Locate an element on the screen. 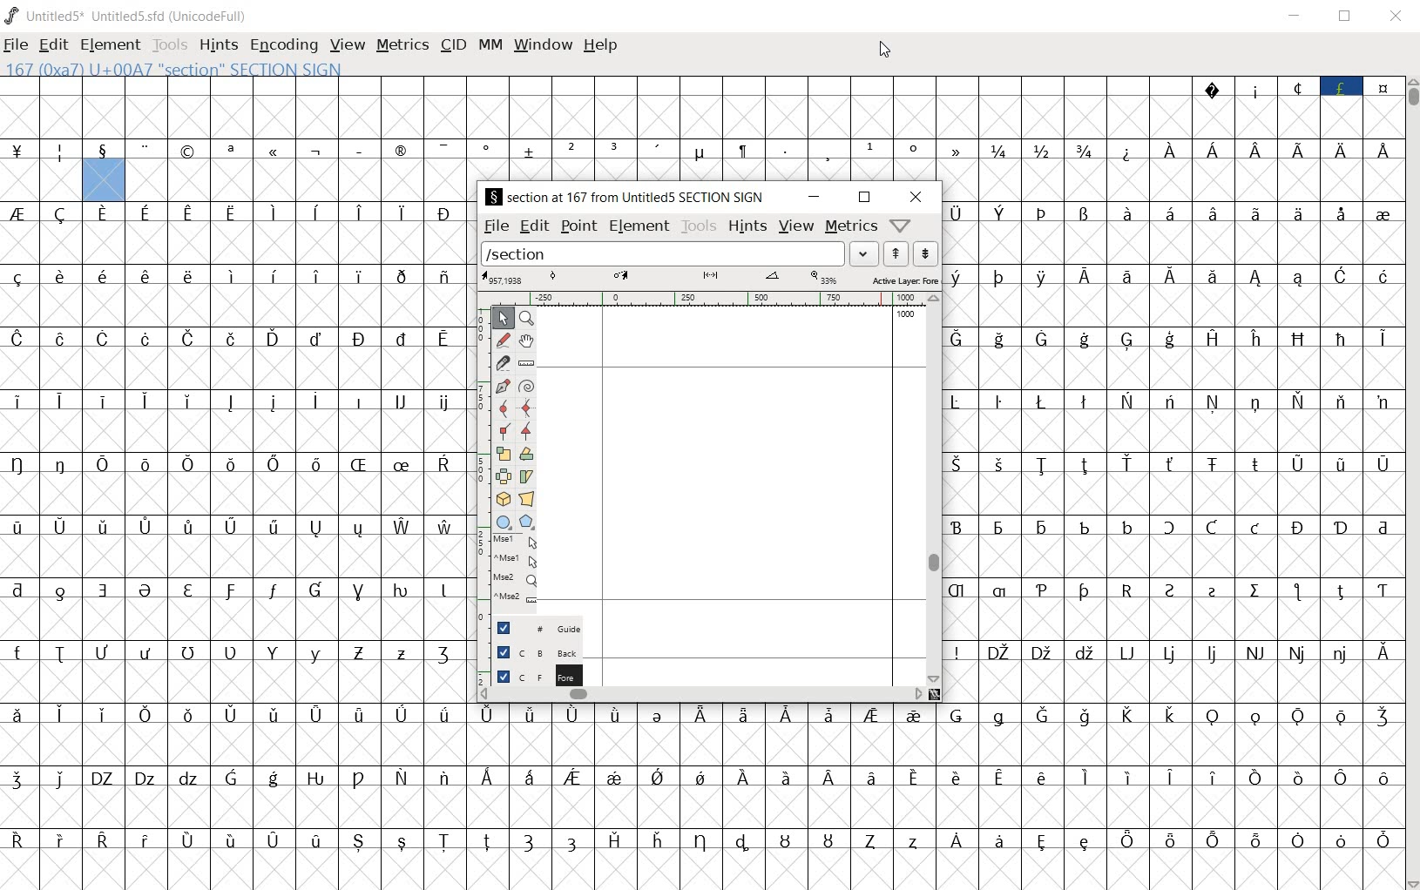  point is located at coordinates (578, 226).